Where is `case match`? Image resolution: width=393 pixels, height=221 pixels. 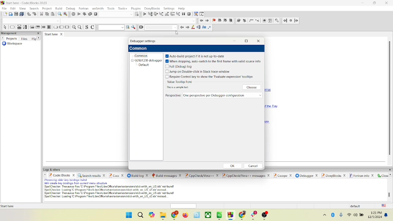
case match is located at coordinates (204, 27).